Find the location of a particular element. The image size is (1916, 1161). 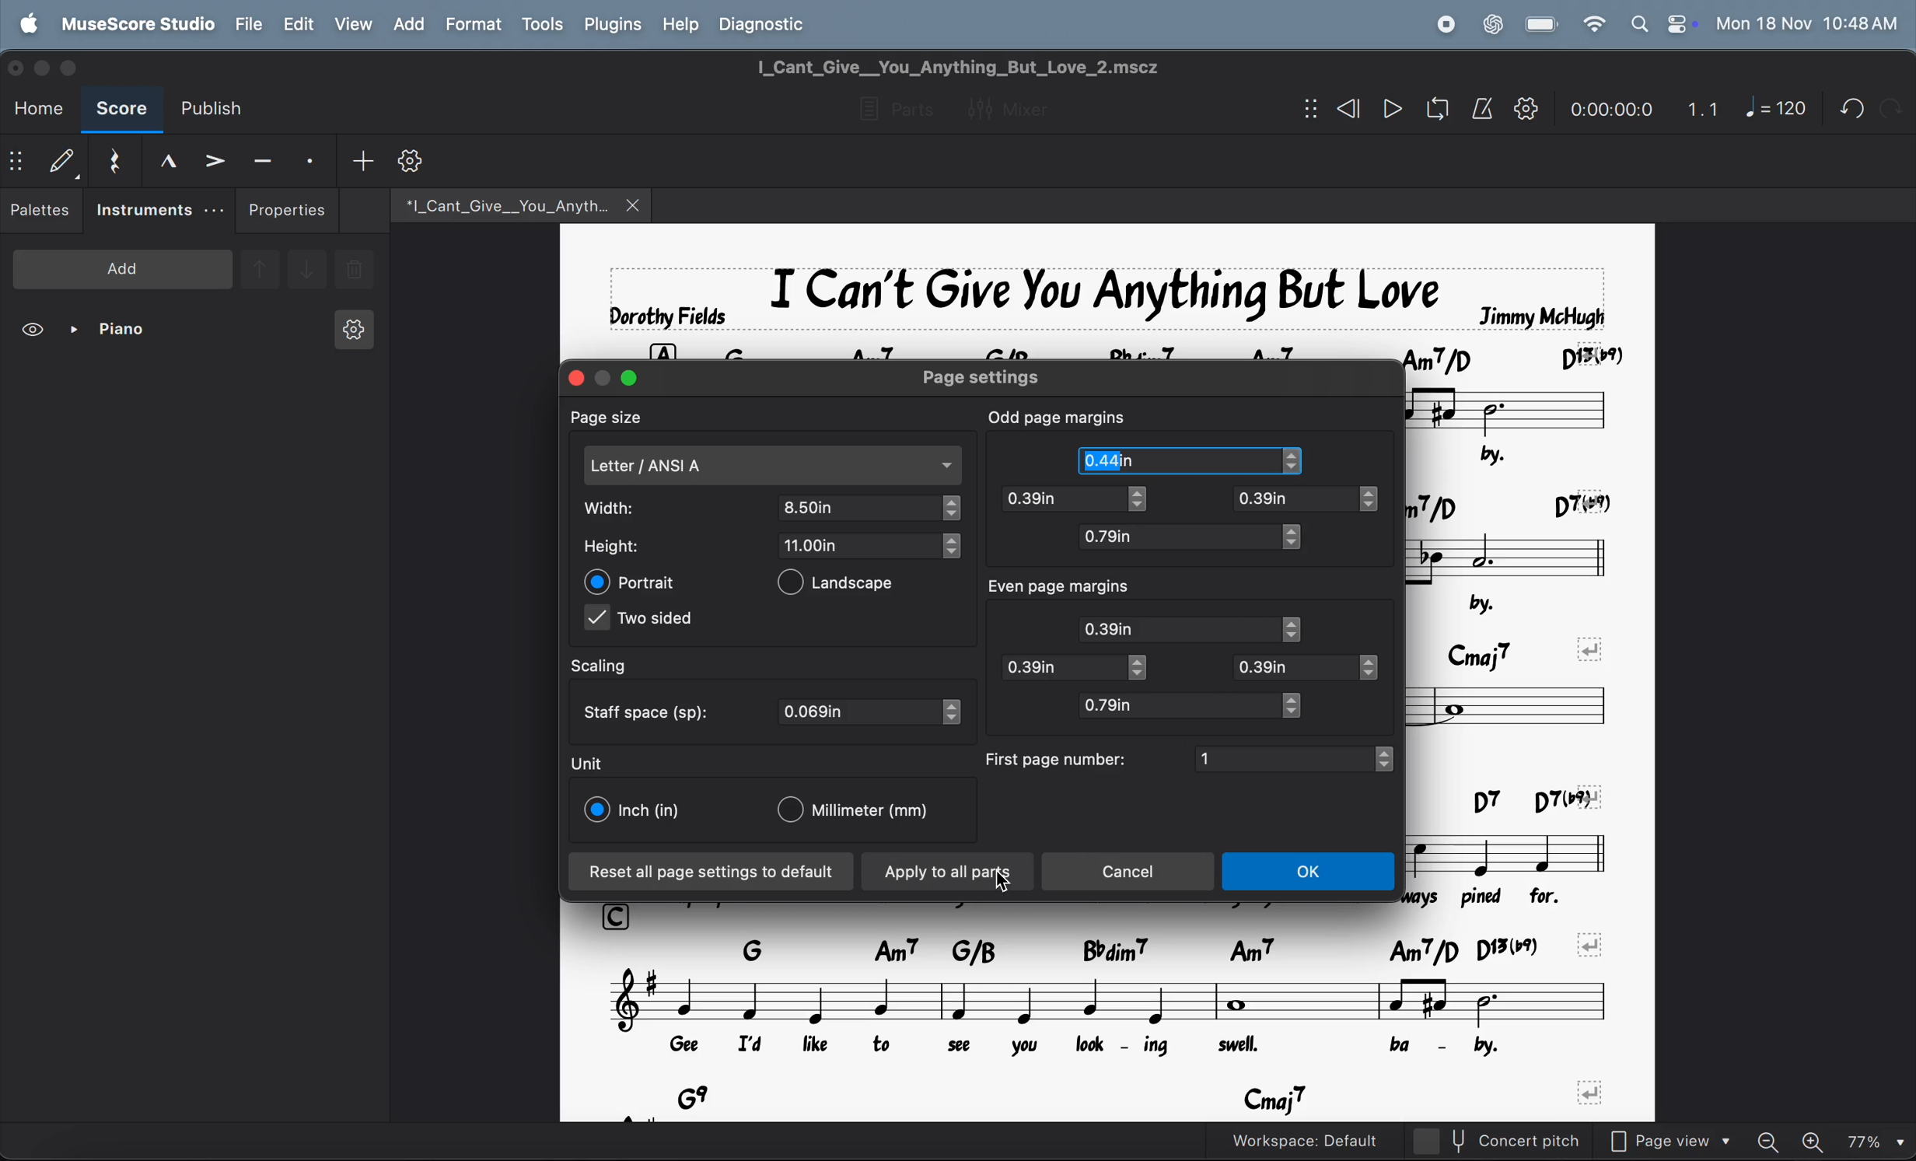

staff space (sp) is located at coordinates (651, 710).